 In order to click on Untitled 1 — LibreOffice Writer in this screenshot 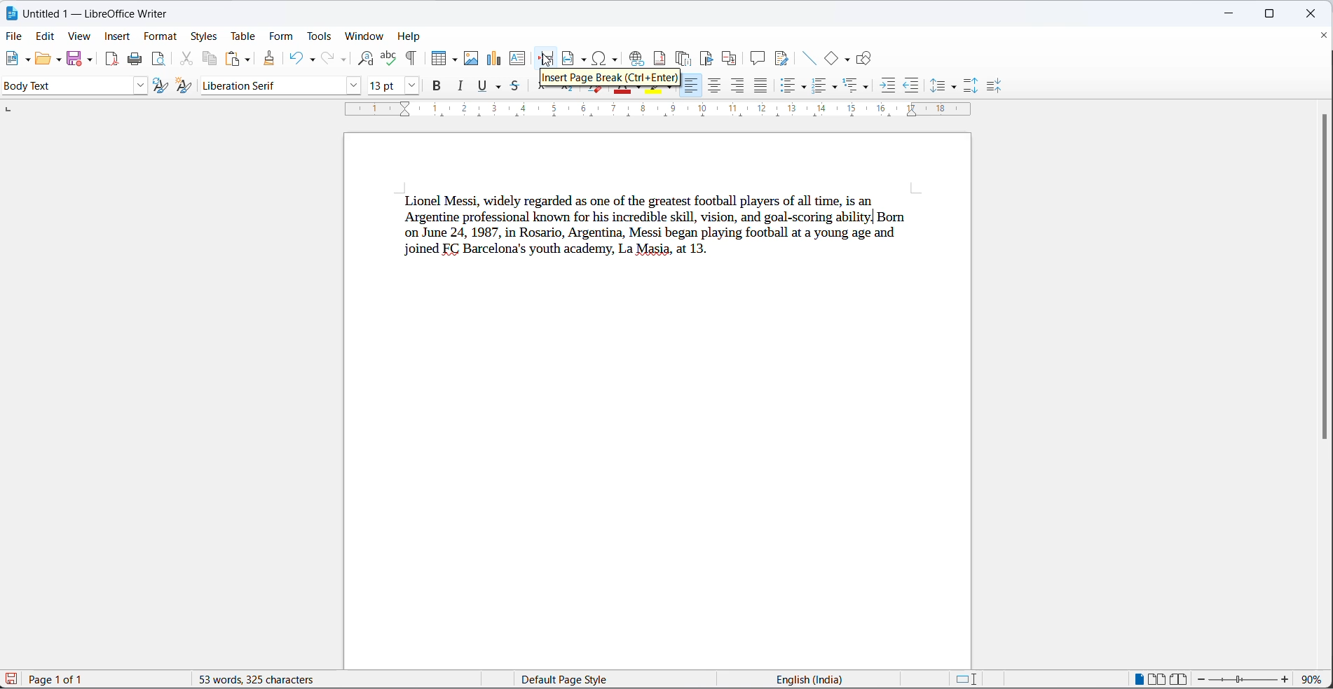, I will do `click(99, 13)`.